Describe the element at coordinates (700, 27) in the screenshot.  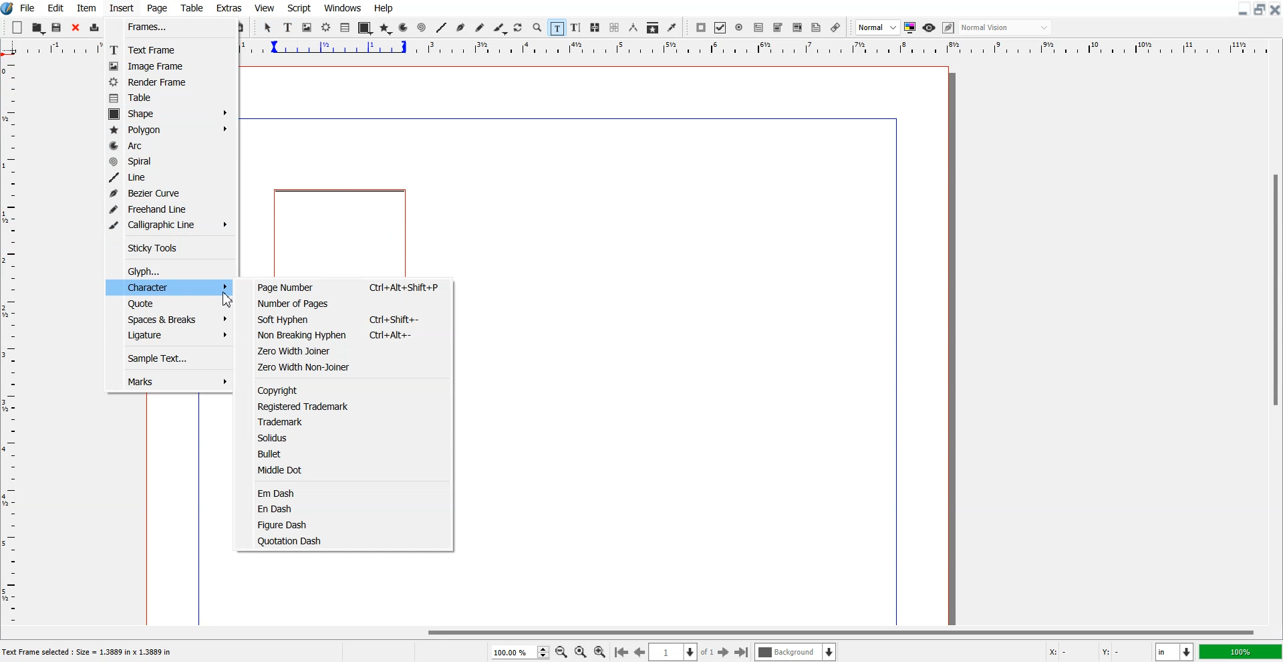
I see `PDF Push button ` at that location.